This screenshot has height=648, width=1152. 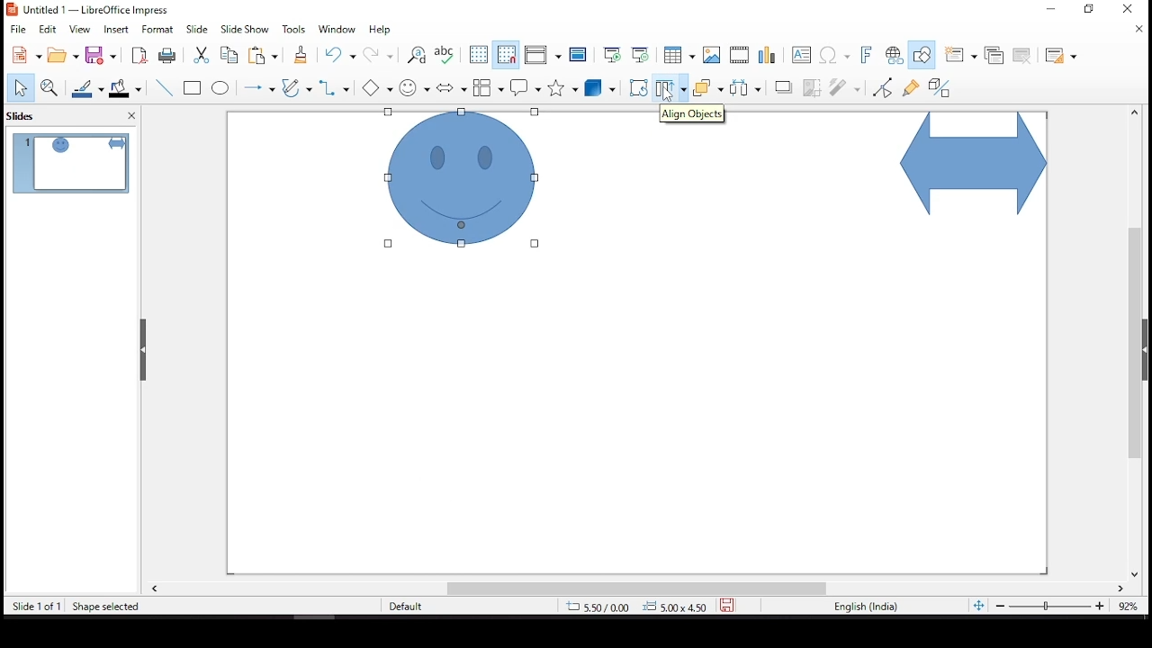 What do you see at coordinates (609, 53) in the screenshot?
I see `start from first slide` at bounding box center [609, 53].